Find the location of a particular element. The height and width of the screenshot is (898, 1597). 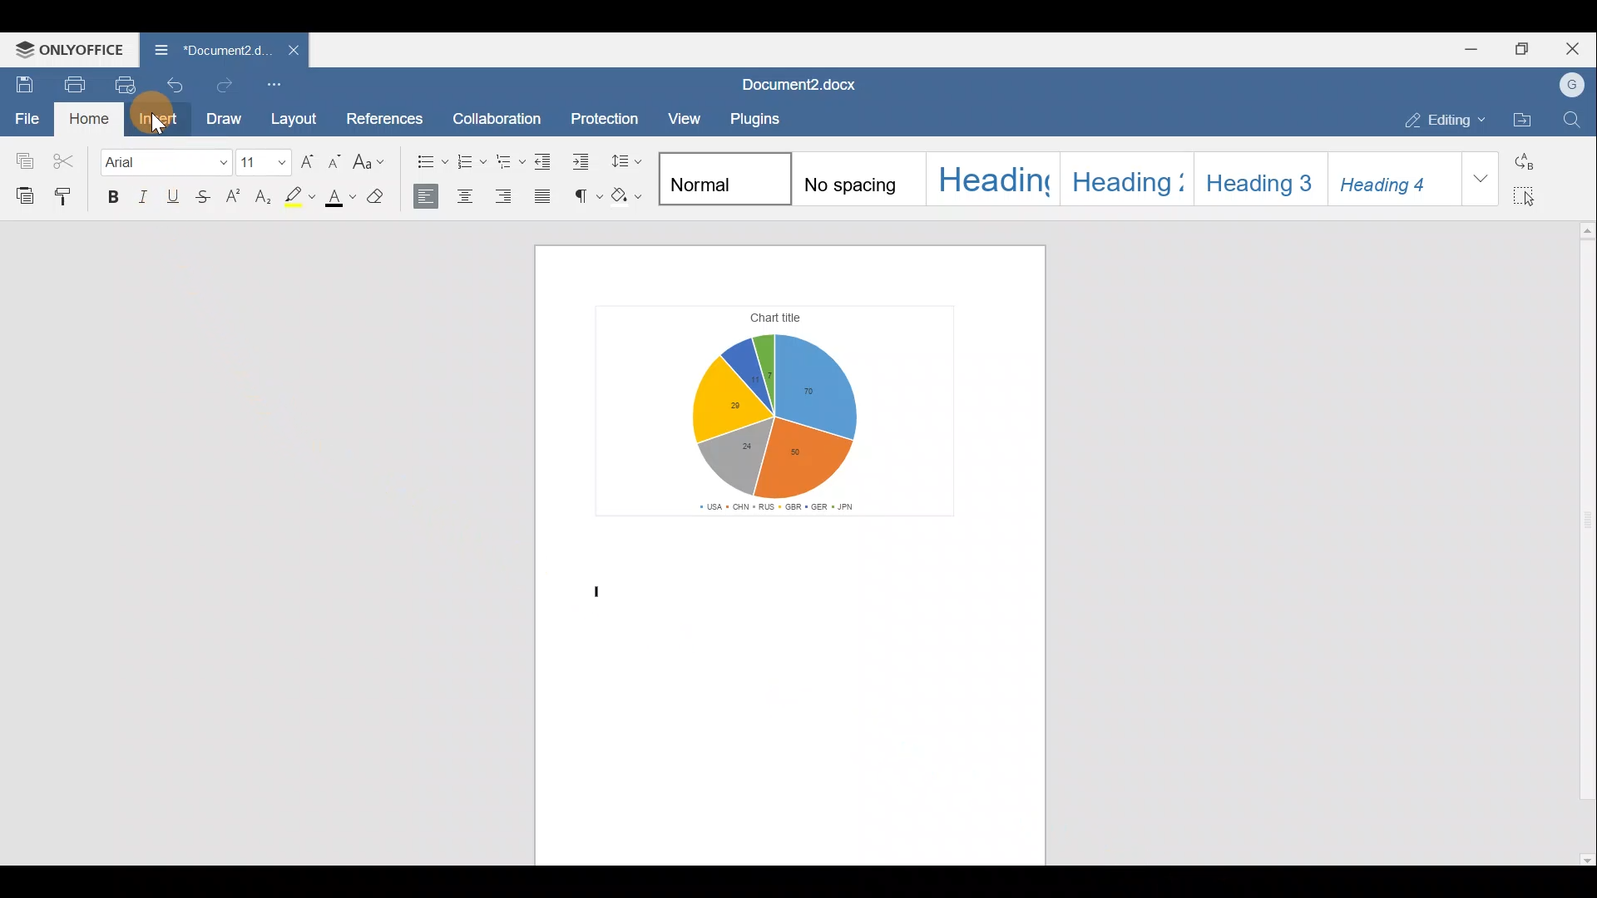

Layout is located at coordinates (294, 118).